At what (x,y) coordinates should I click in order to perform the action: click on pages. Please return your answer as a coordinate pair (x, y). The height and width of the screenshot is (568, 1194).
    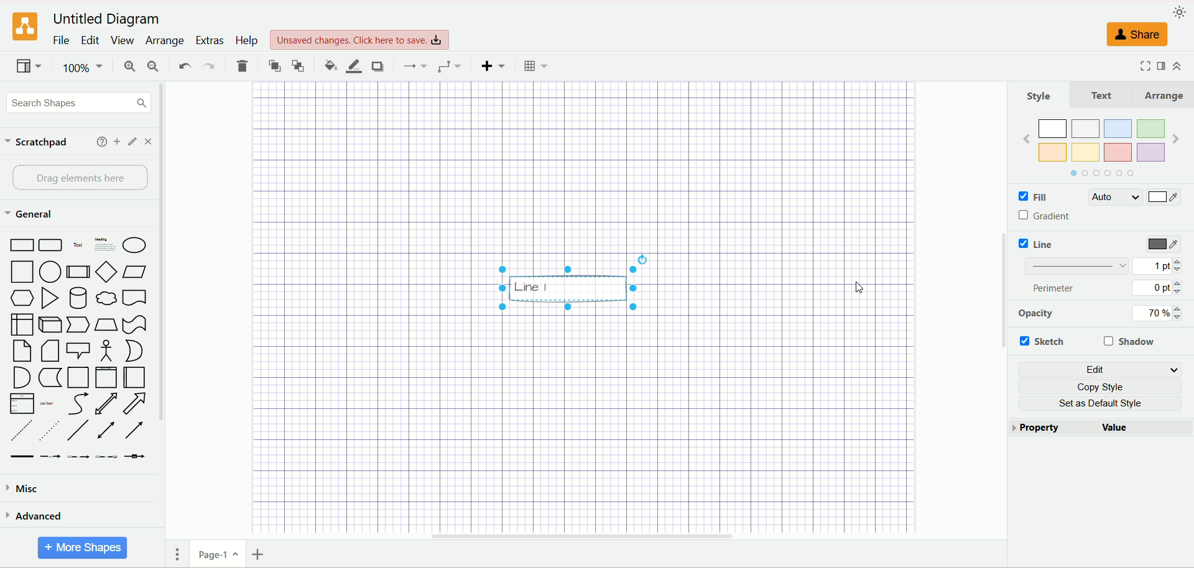
    Looking at the image, I should click on (174, 556).